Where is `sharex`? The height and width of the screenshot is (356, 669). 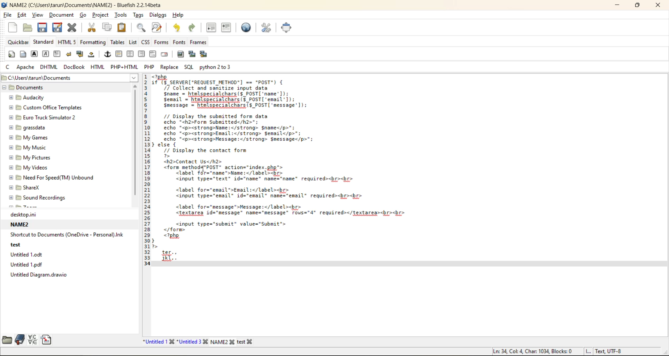 sharex is located at coordinates (25, 187).